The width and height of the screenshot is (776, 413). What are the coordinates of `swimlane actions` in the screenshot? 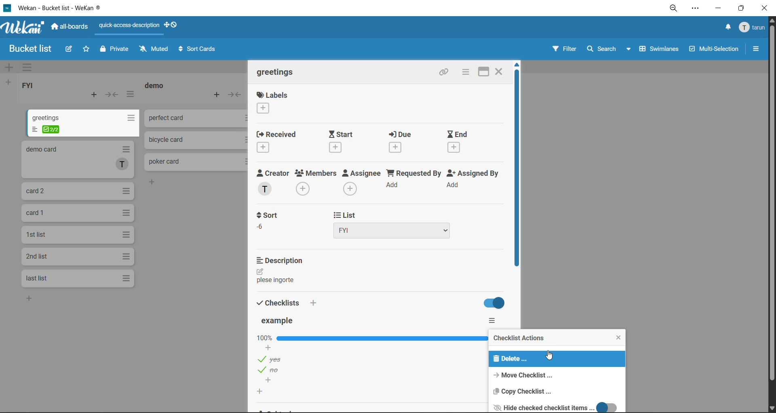 It's located at (30, 67).